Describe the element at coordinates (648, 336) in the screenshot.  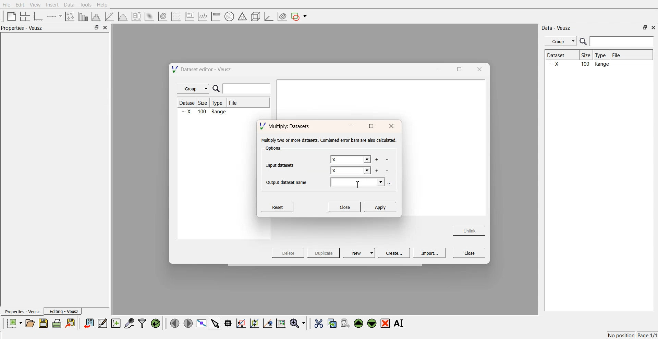
I see `Page 1/1` at that location.